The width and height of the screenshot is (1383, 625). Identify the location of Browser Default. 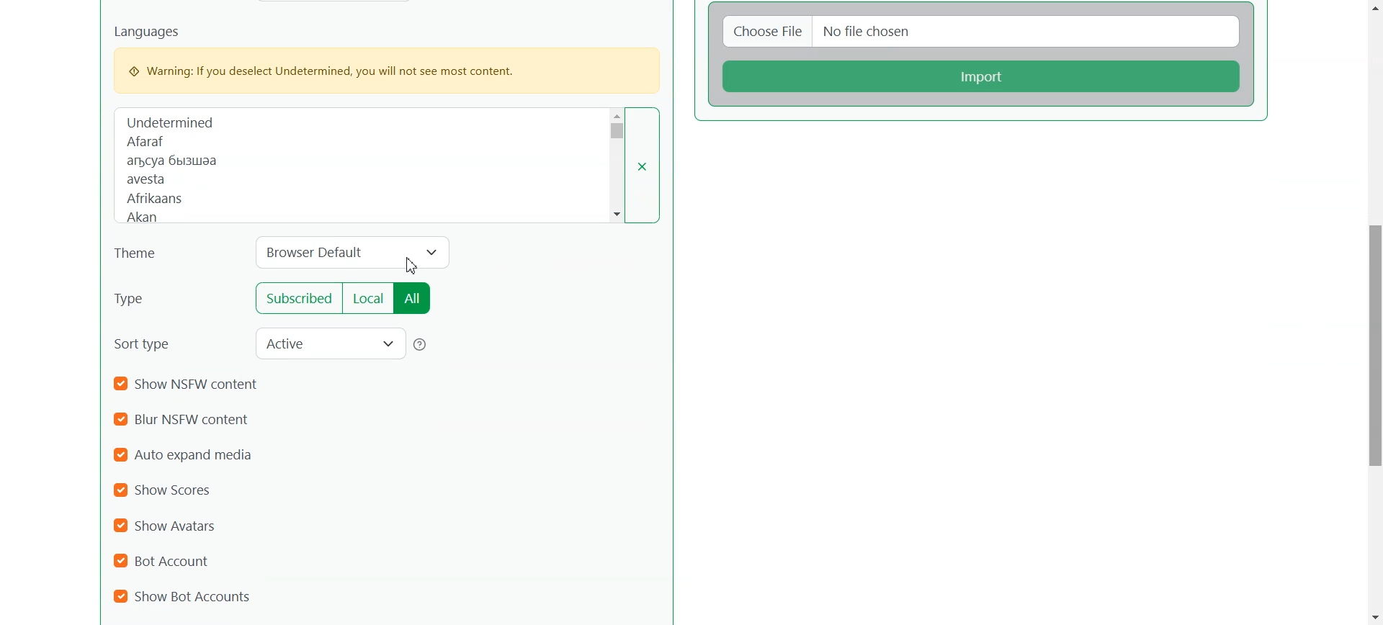
(354, 254).